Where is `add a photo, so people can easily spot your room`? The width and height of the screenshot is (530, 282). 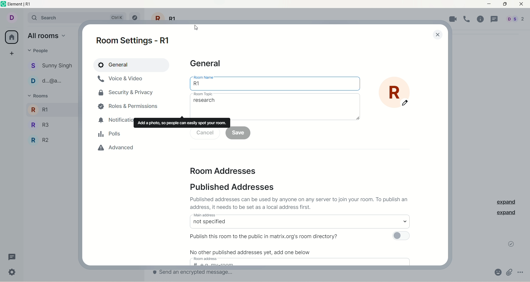 add a photo, so people can easily spot your room is located at coordinates (182, 123).